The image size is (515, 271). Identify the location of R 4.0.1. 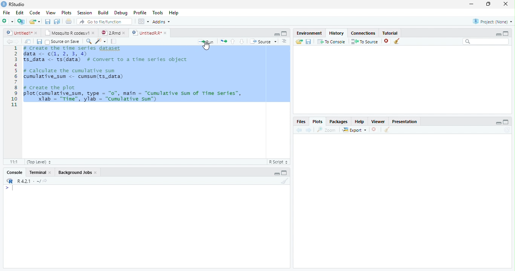
(29, 180).